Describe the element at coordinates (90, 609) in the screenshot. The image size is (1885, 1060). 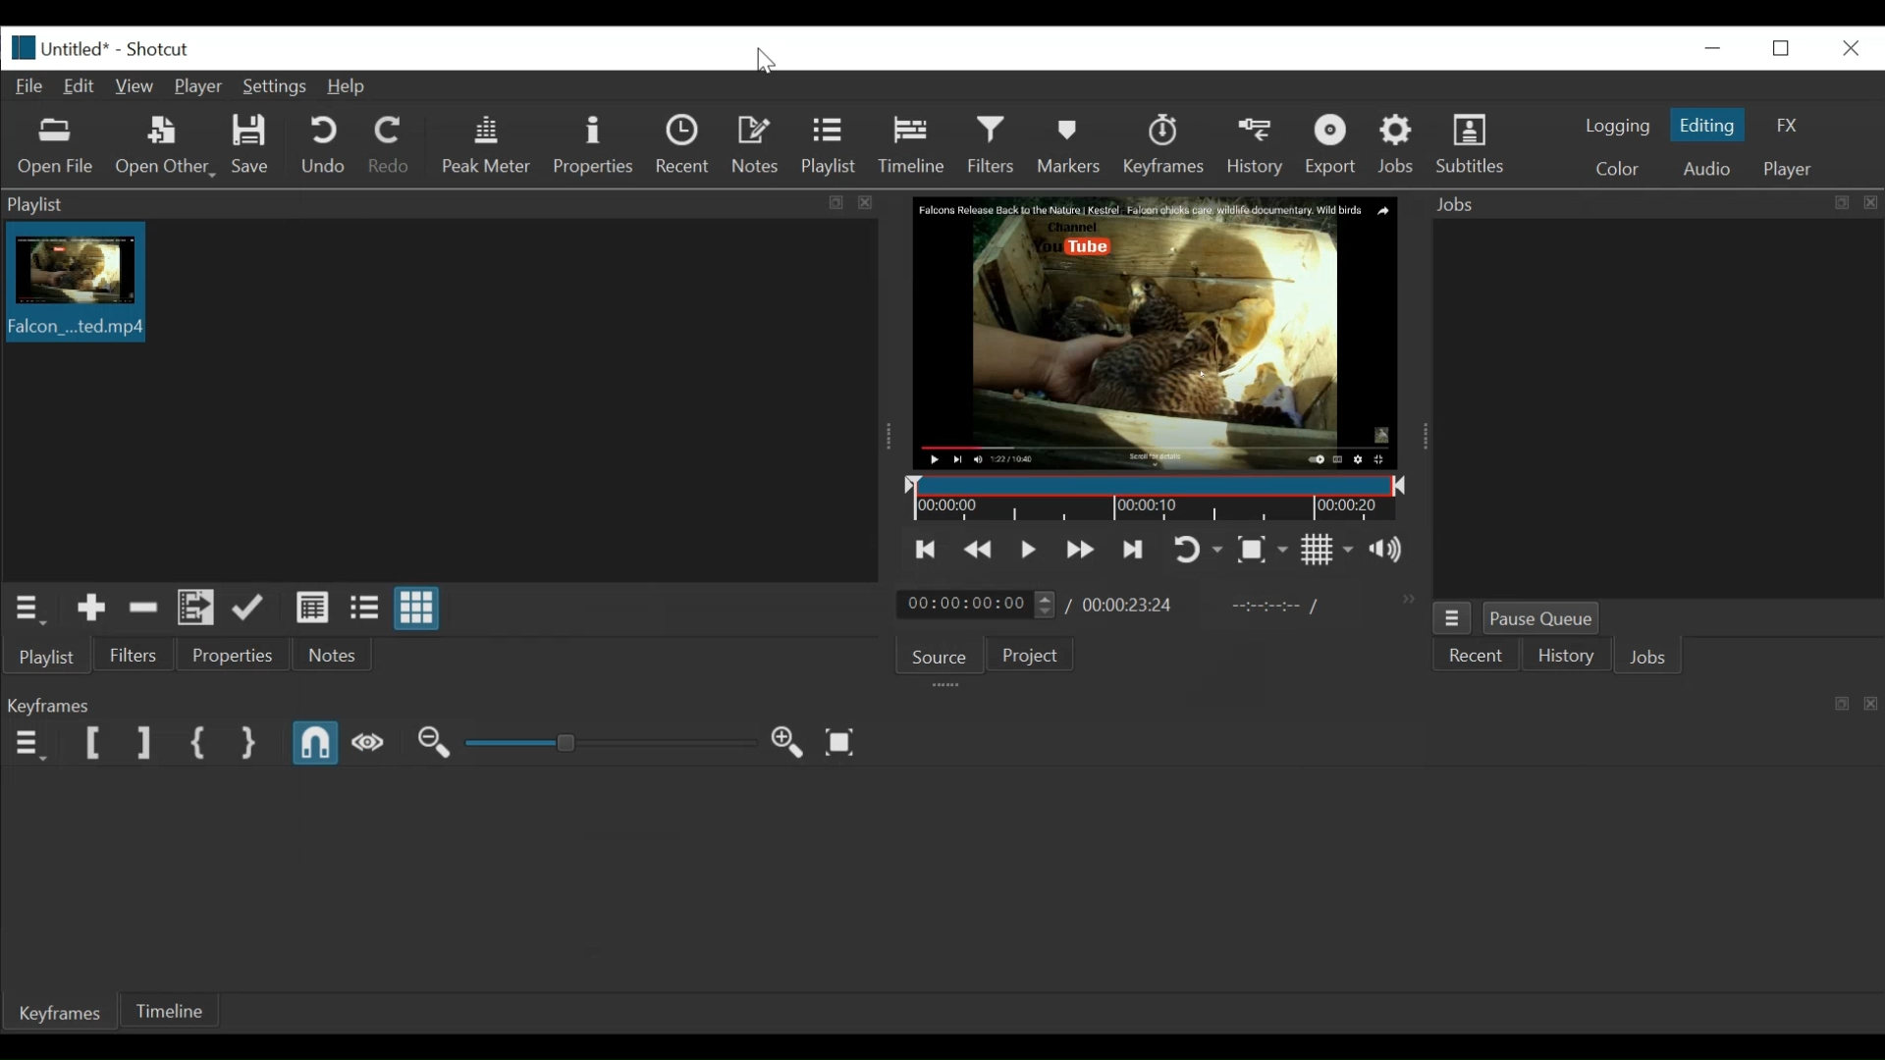
I see `Add Source the playlist` at that location.